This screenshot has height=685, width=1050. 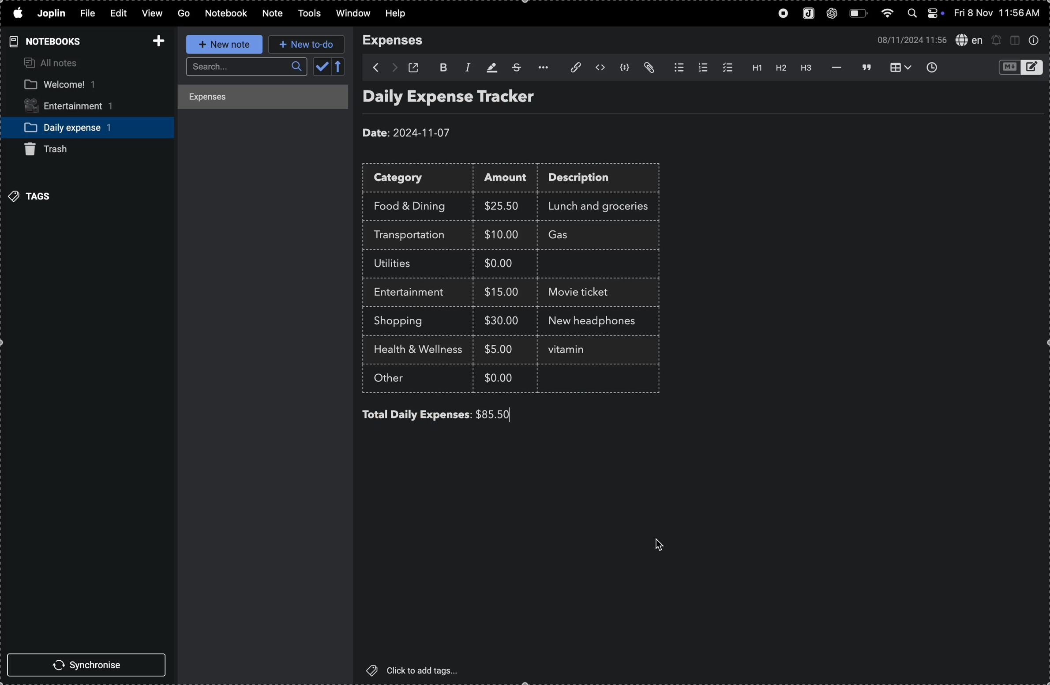 I want to click on file, so click(x=86, y=14).